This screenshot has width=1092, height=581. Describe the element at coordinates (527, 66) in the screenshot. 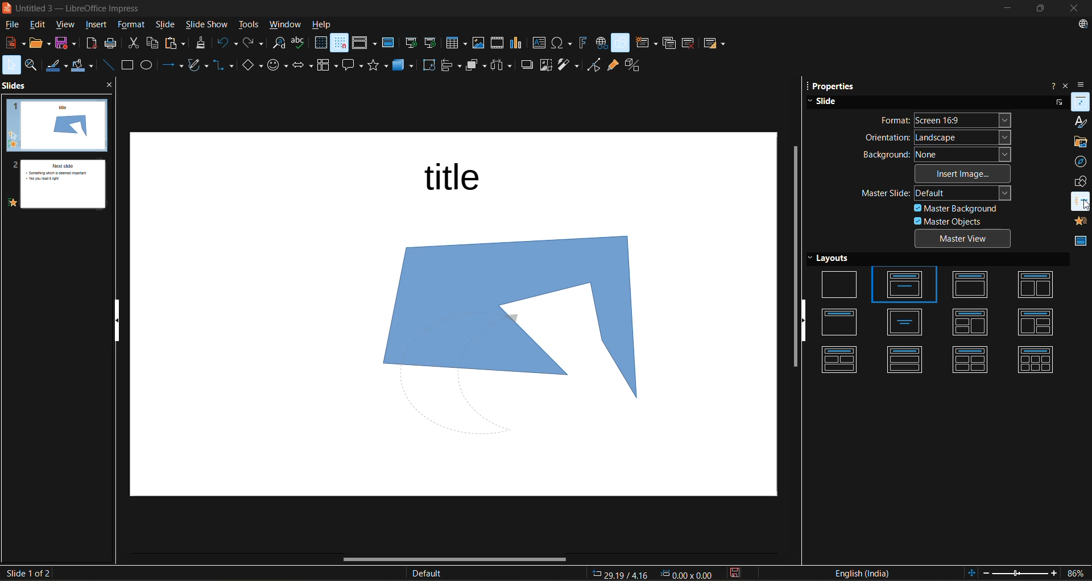

I see `shadow` at that location.